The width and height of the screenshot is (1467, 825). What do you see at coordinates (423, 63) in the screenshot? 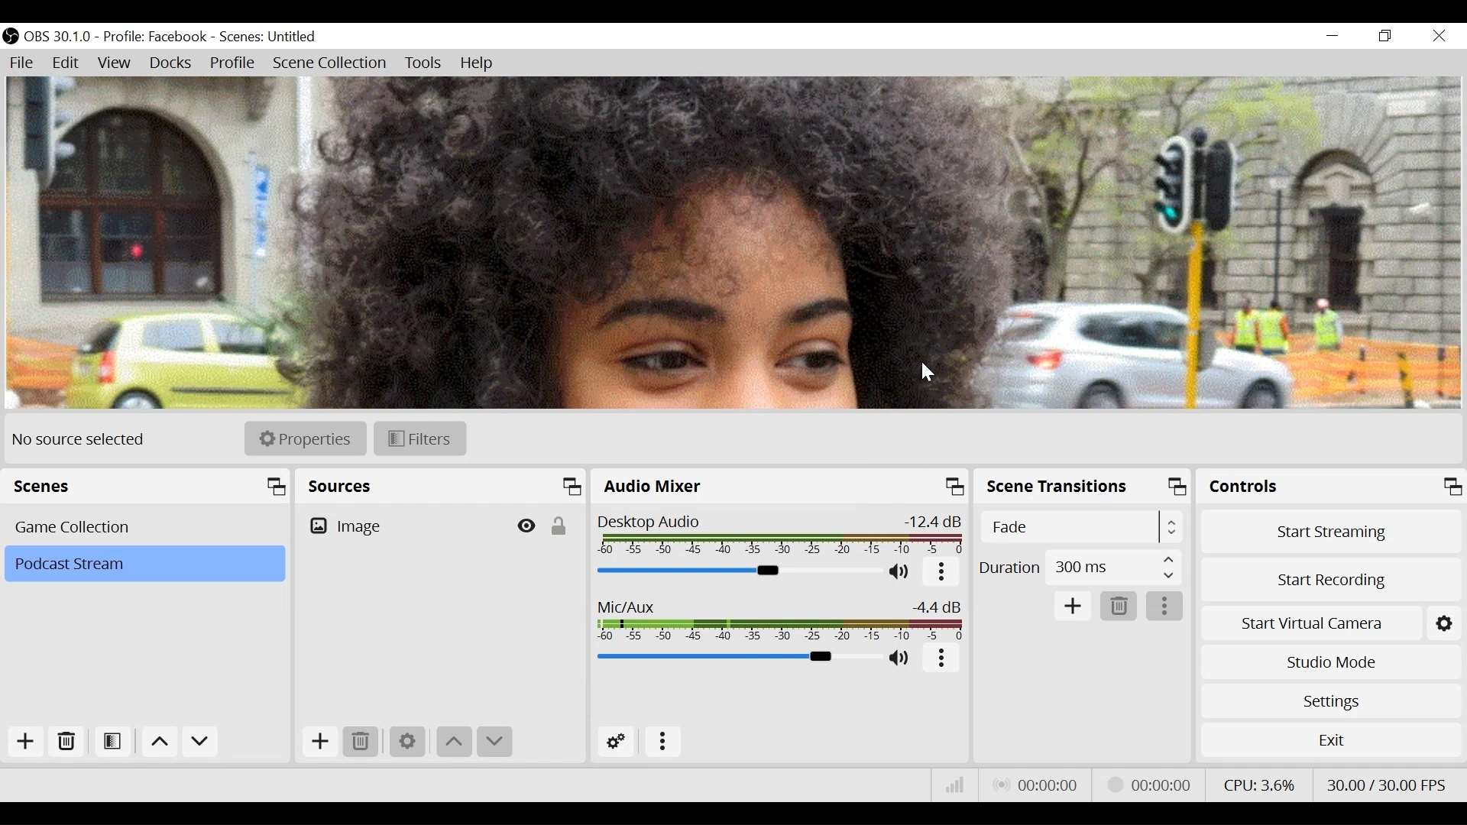
I see `Tools` at bounding box center [423, 63].